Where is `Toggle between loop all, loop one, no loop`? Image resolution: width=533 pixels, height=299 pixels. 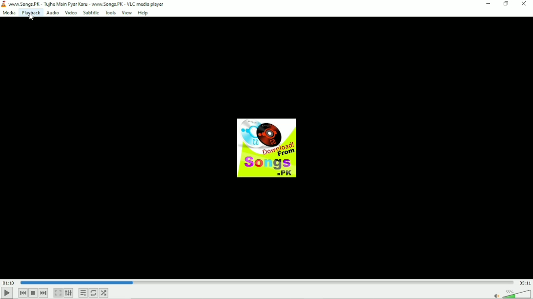
Toggle between loop all, loop one, no loop is located at coordinates (93, 293).